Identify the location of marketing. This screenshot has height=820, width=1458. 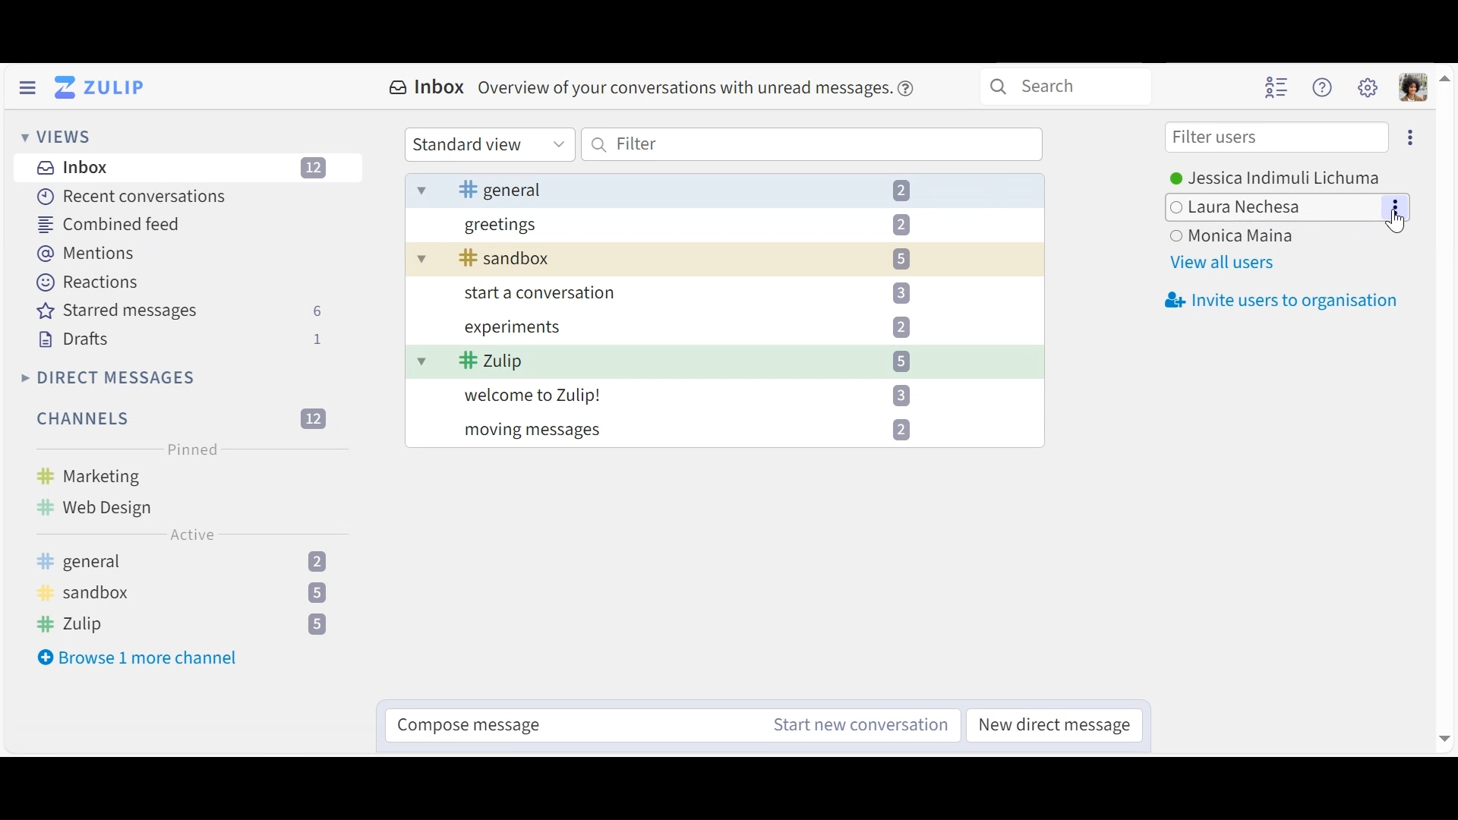
(117, 478).